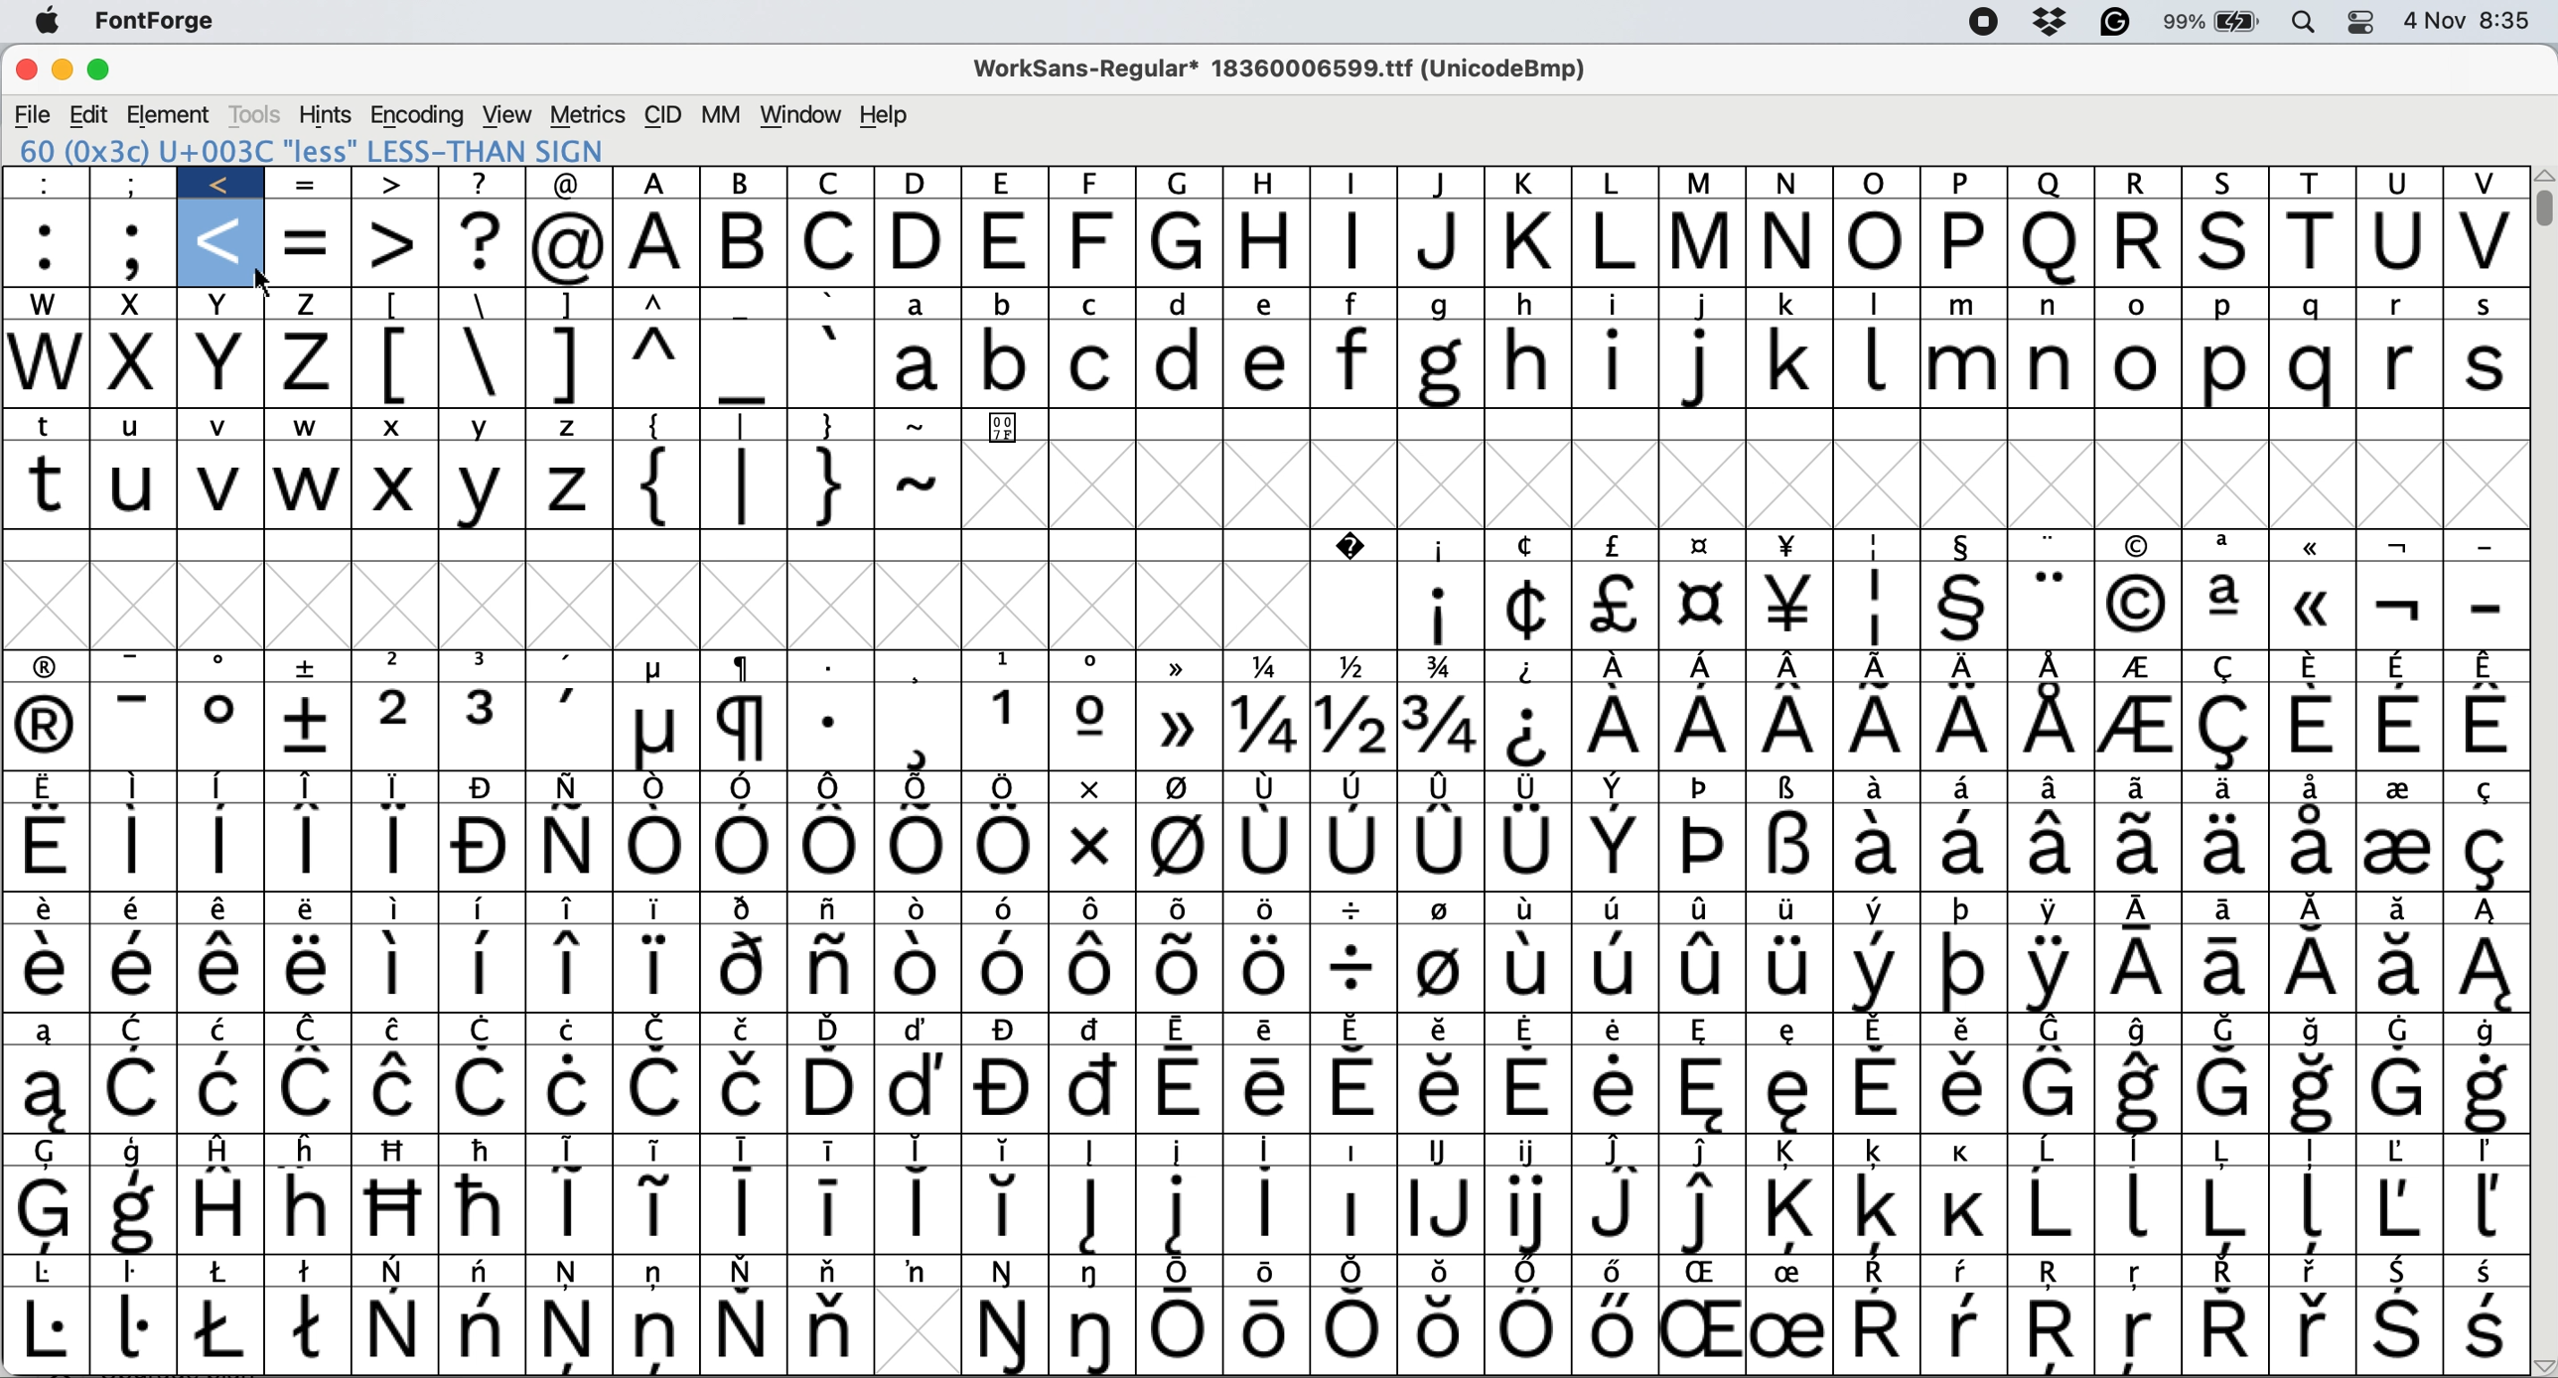 This screenshot has width=2558, height=1378. Describe the element at coordinates (152, 22) in the screenshot. I see `fontforge` at that location.